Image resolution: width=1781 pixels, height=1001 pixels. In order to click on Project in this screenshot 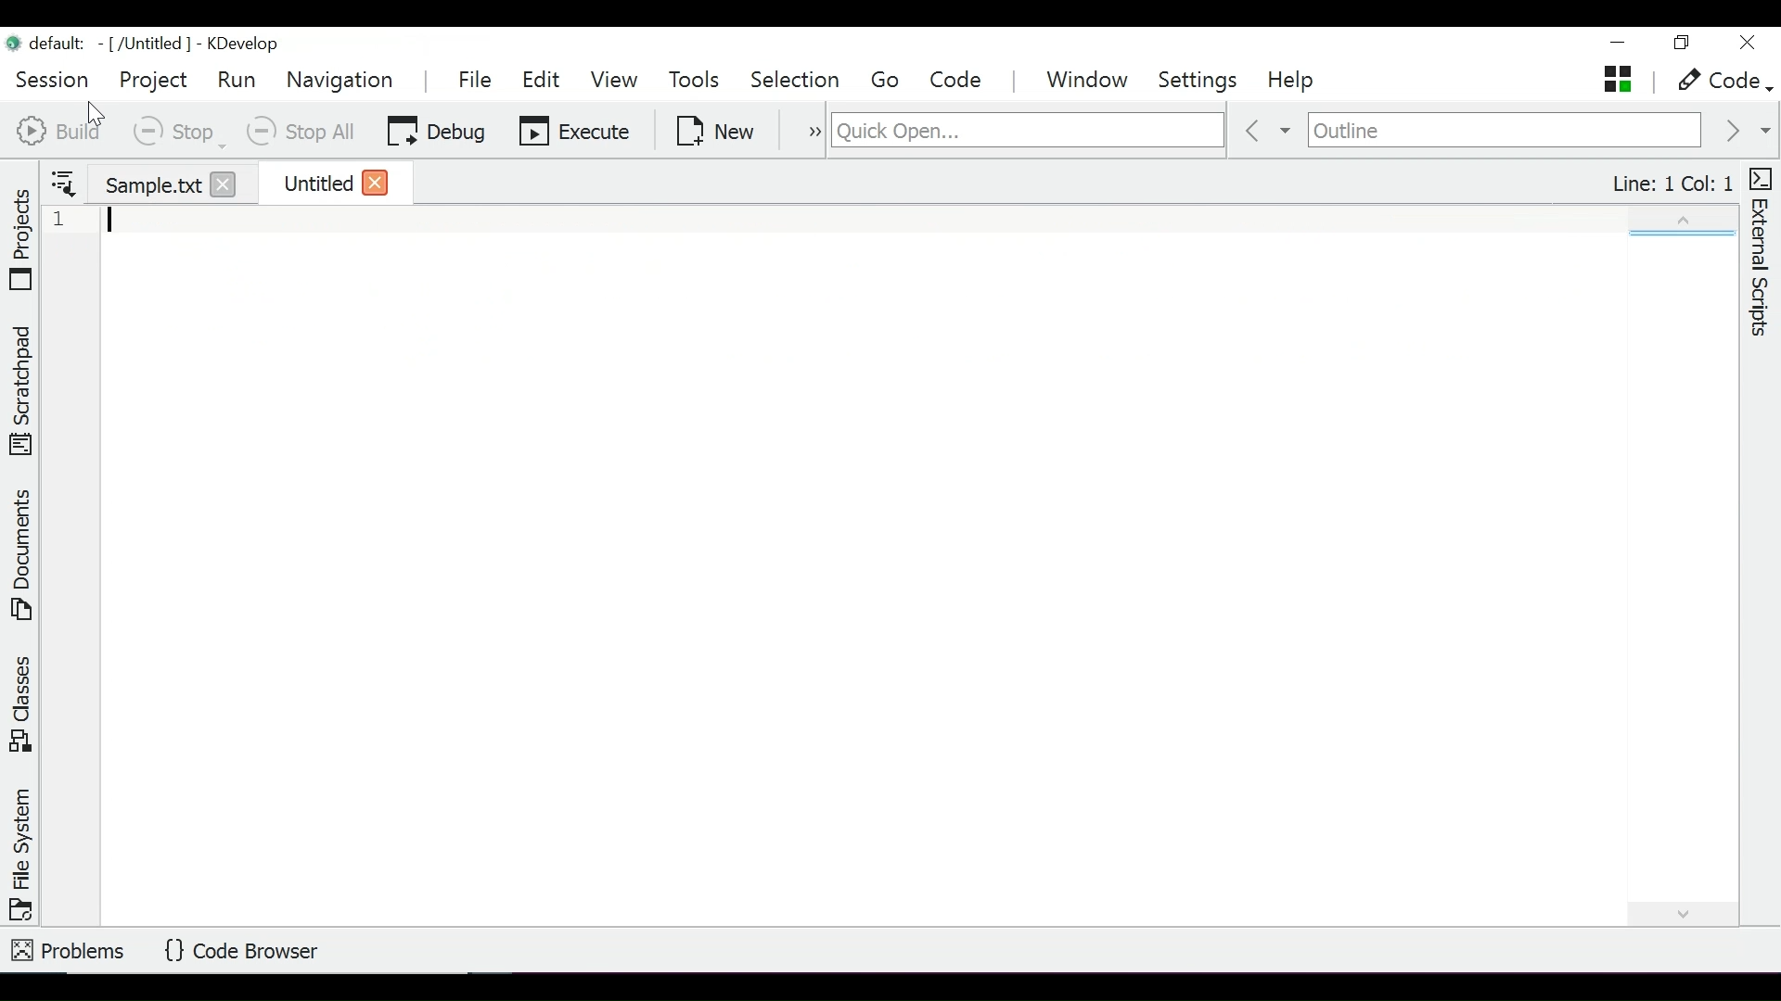, I will do `click(153, 79)`.